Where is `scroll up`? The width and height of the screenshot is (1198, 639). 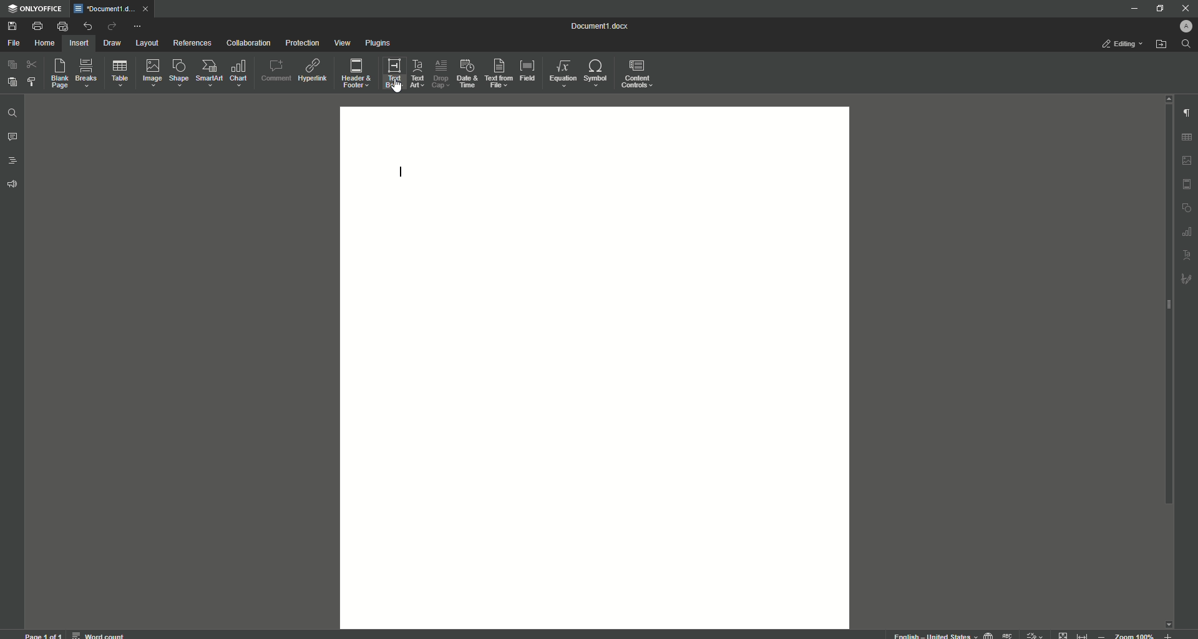 scroll up is located at coordinates (1166, 98).